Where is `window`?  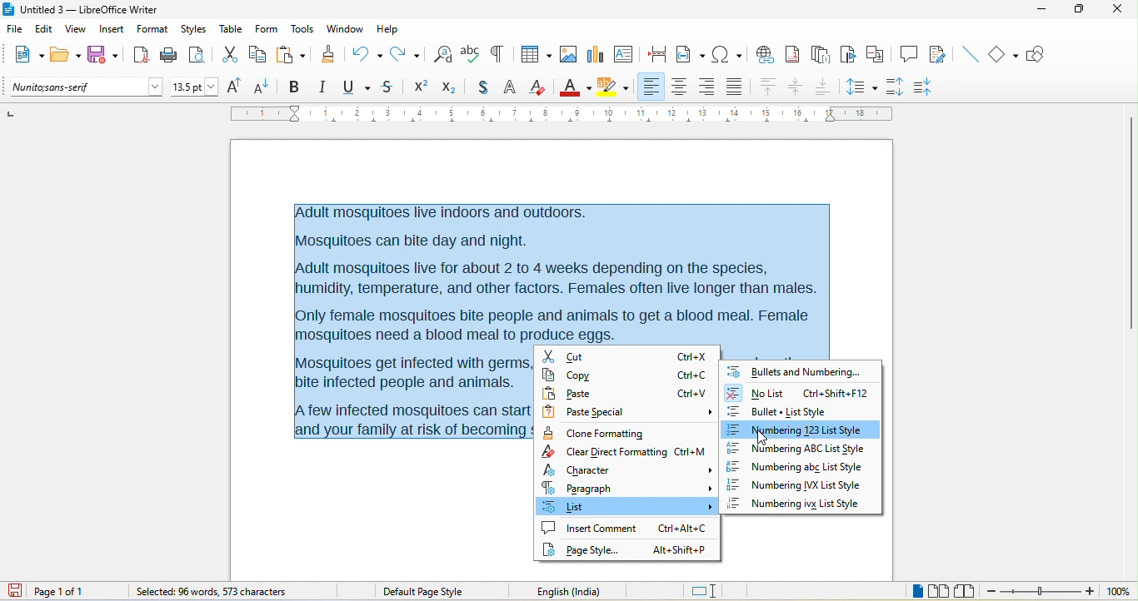
window is located at coordinates (344, 31).